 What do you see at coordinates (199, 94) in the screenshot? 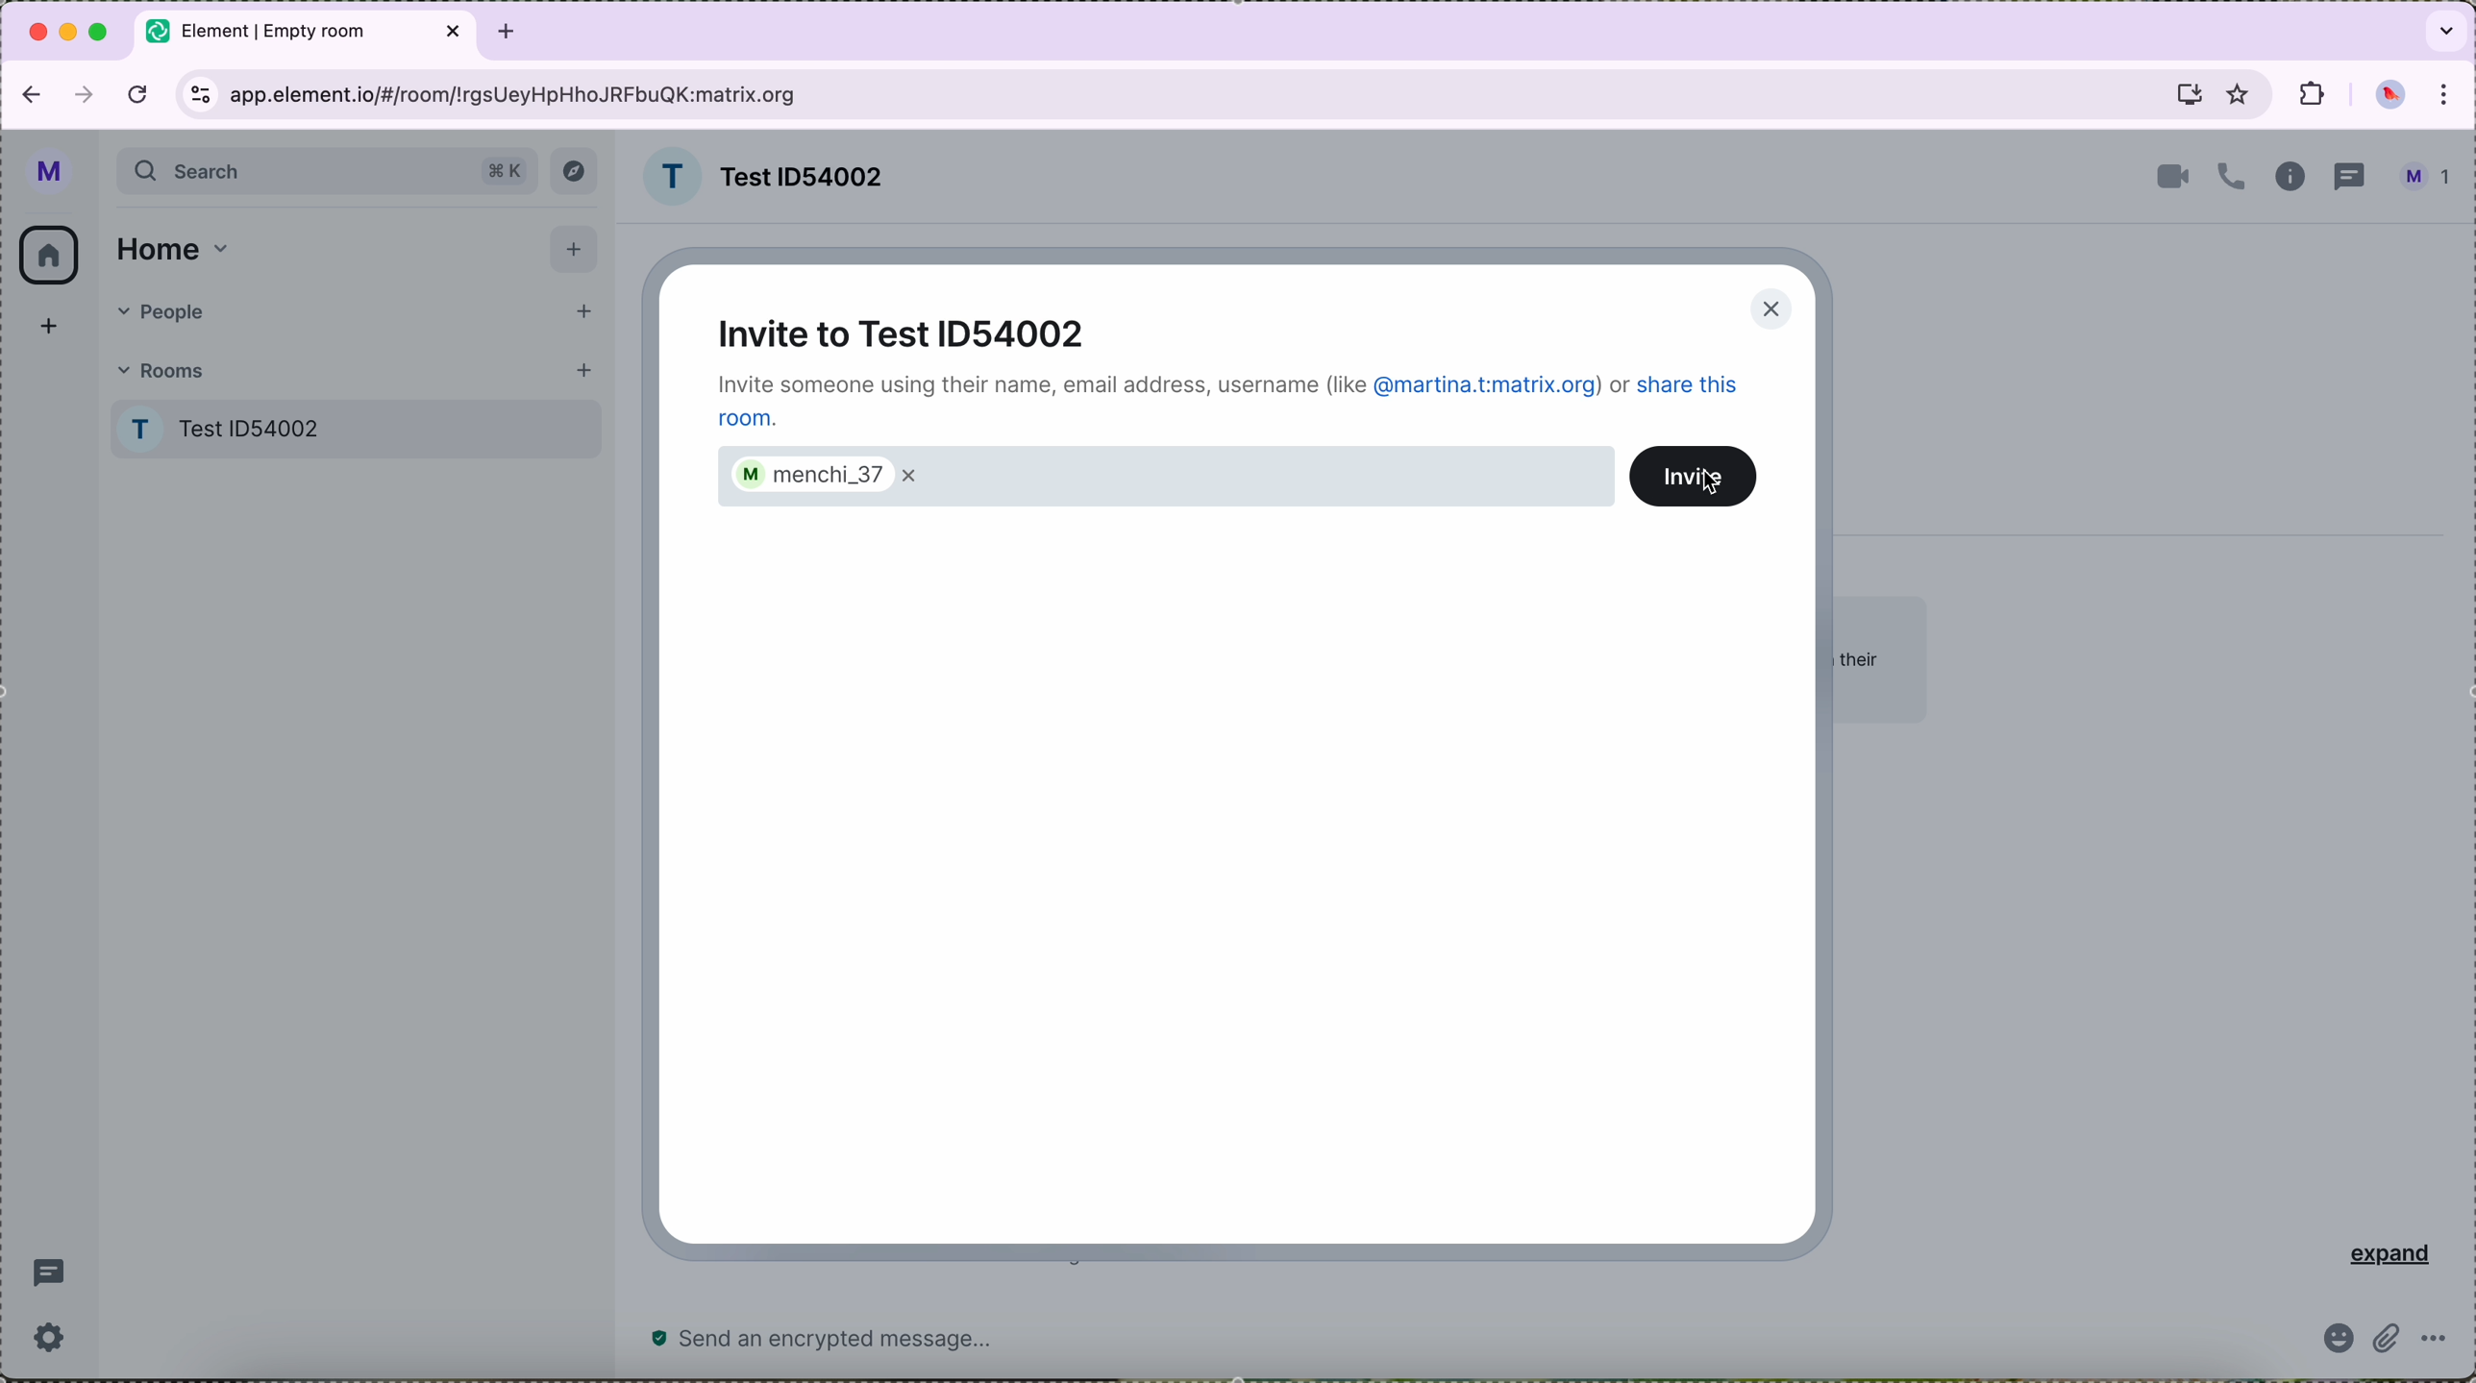
I see `controls` at bounding box center [199, 94].